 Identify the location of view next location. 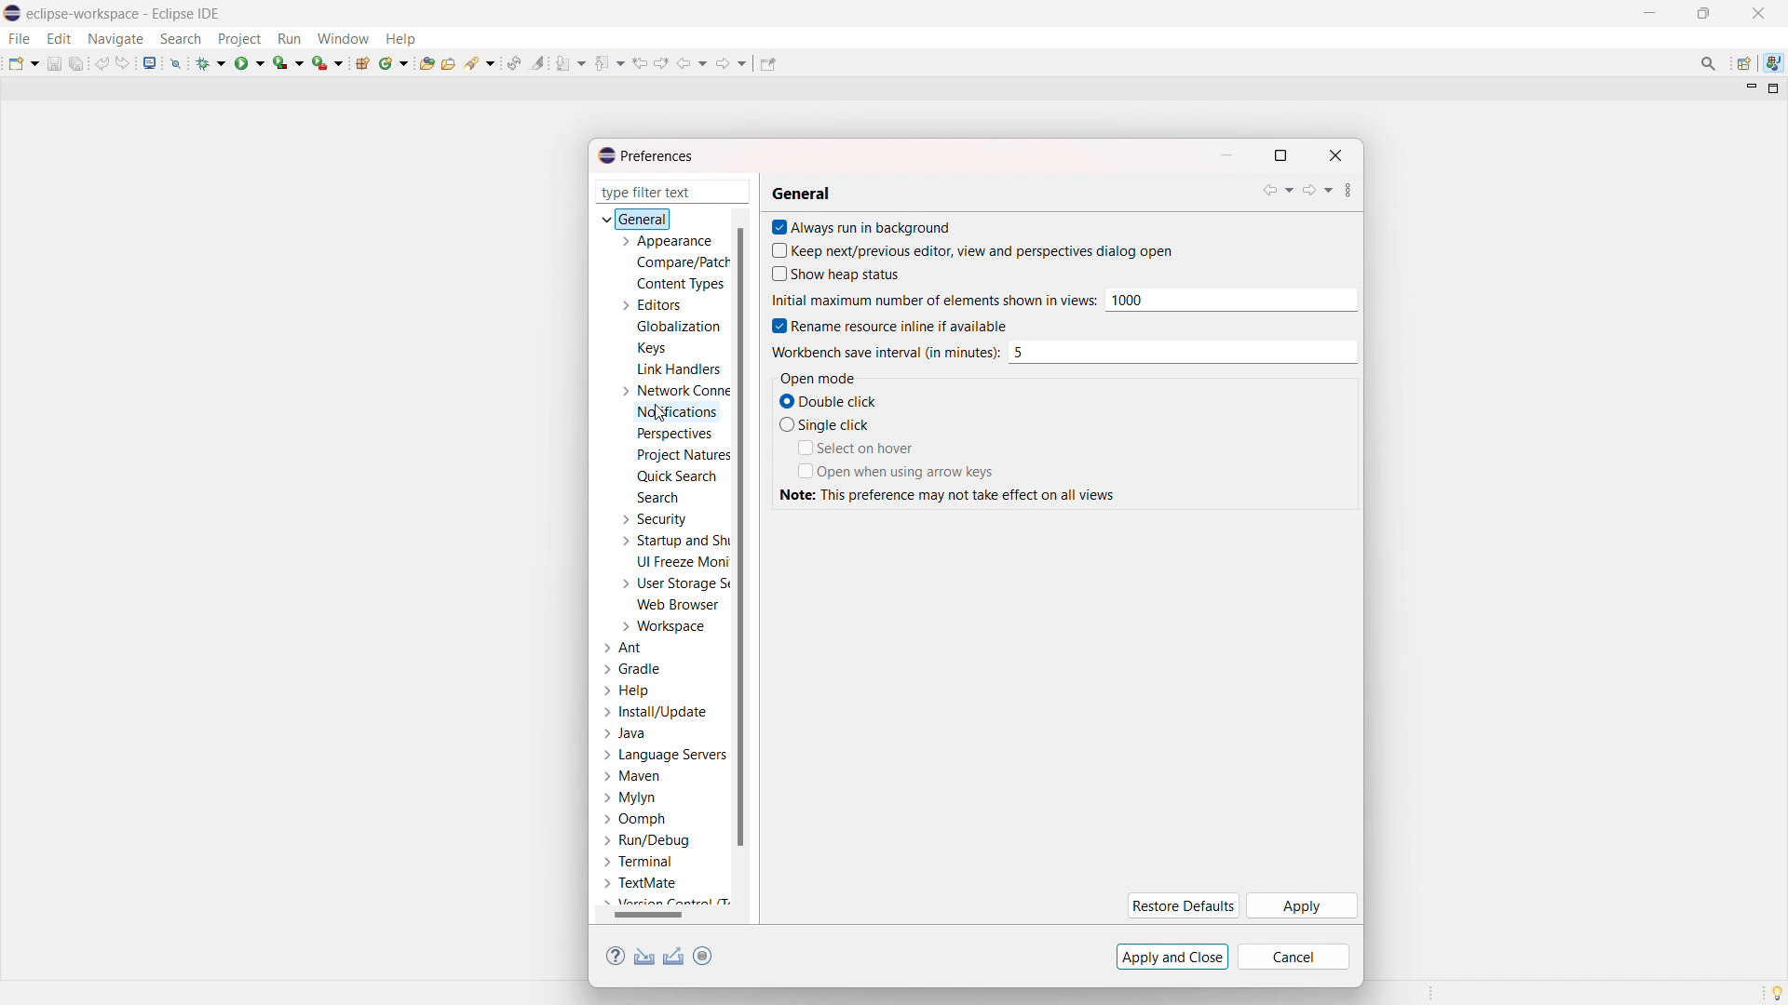
(661, 61).